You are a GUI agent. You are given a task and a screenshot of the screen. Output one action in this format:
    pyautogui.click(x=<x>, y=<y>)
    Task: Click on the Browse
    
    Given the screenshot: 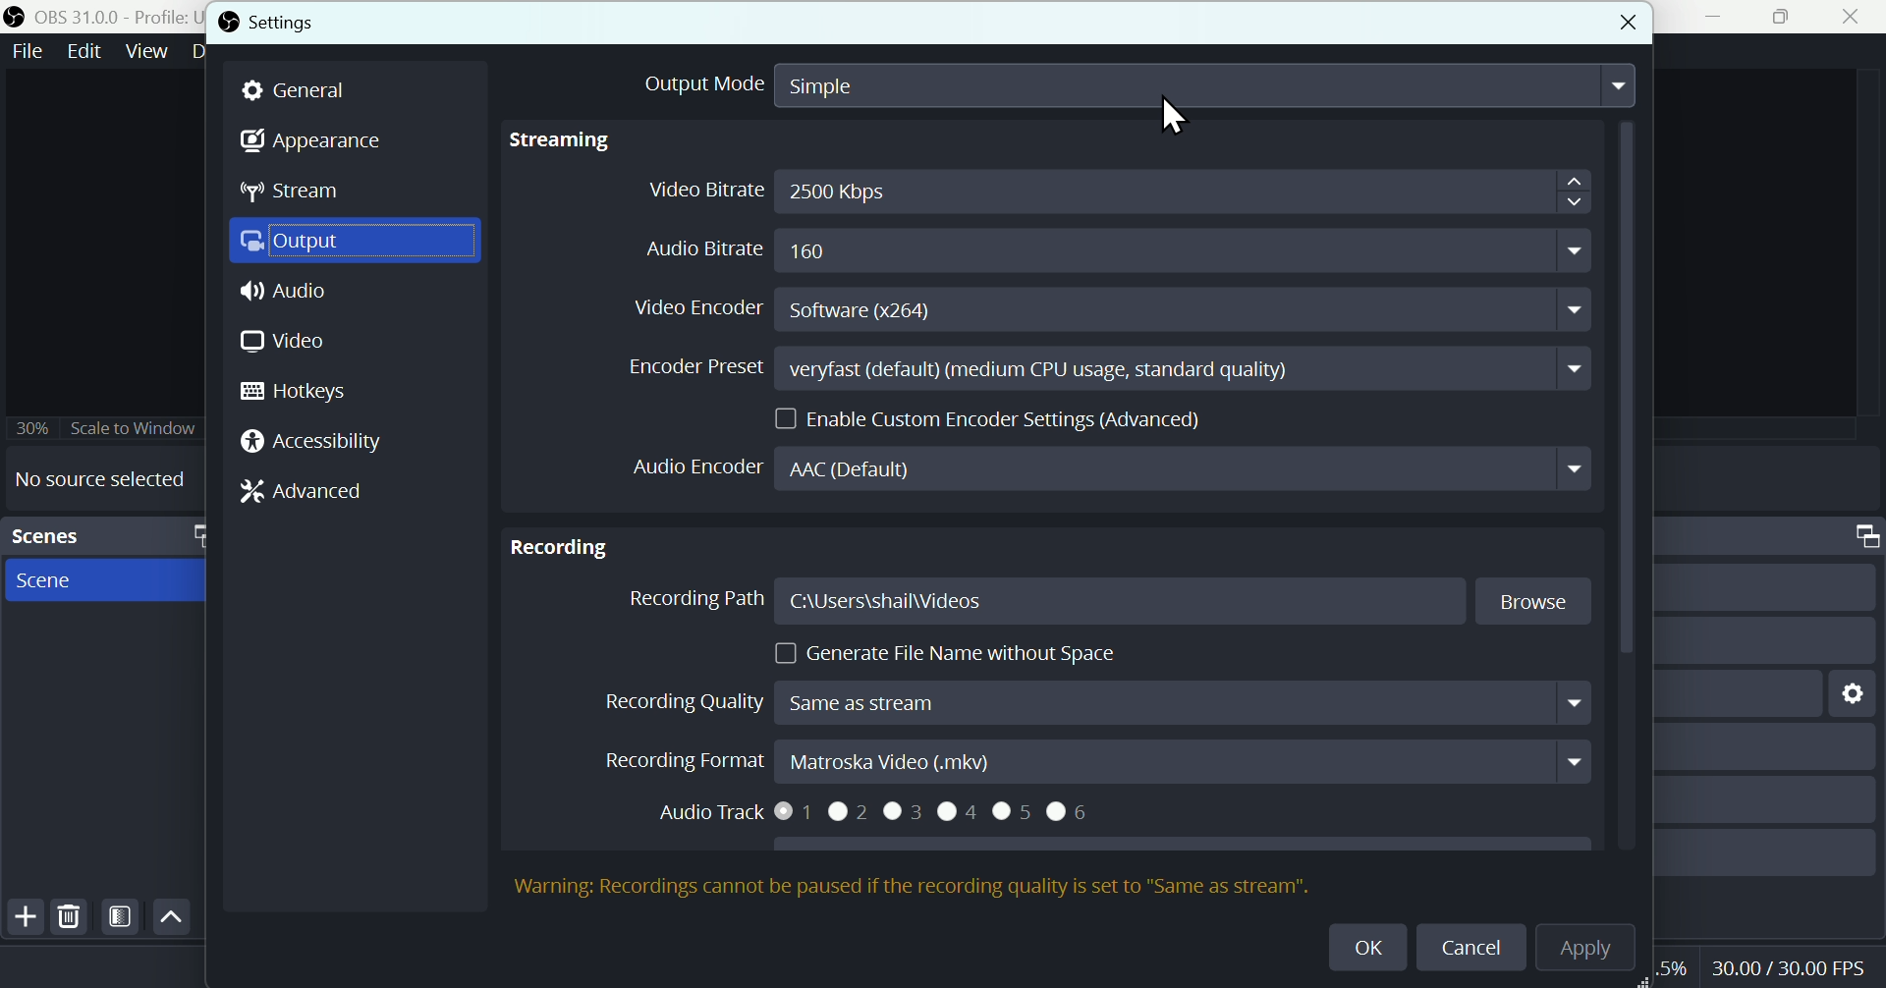 What is the action you would take?
    pyautogui.click(x=1526, y=603)
    